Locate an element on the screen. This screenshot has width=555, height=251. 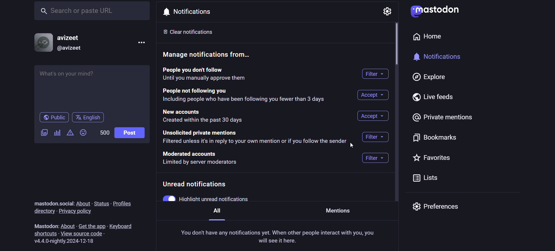
Lists is located at coordinates (428, 179).